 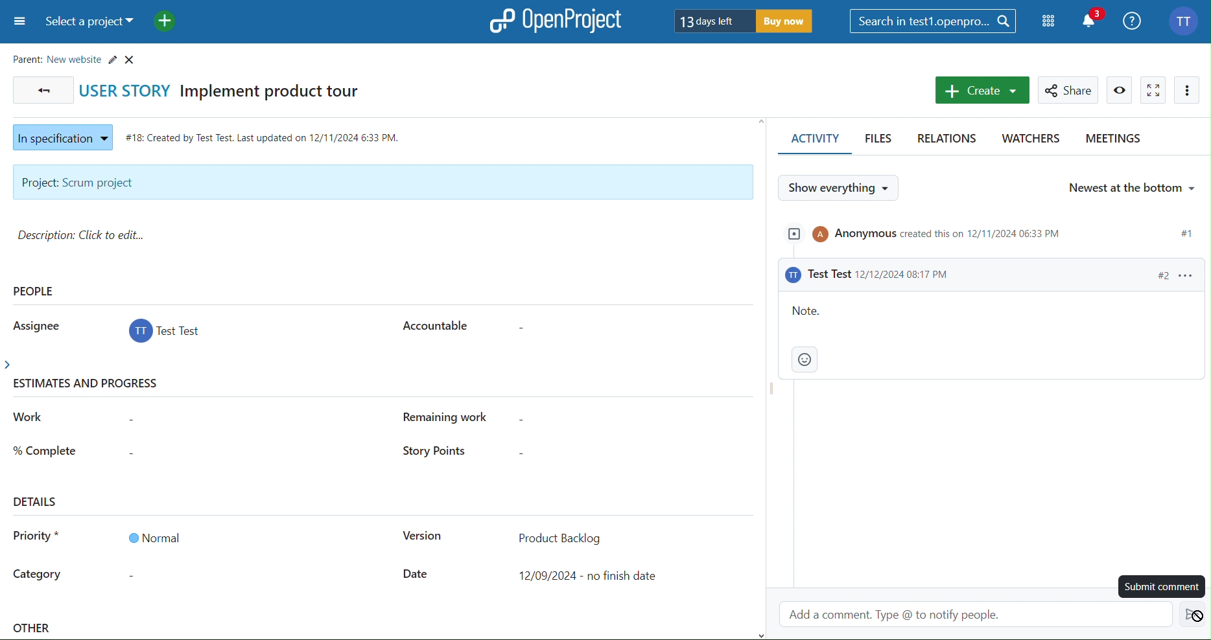 What do you see at coordinates (1070, 90) in the screenshot?
I see `Share` at bounding box center [1070, 90].